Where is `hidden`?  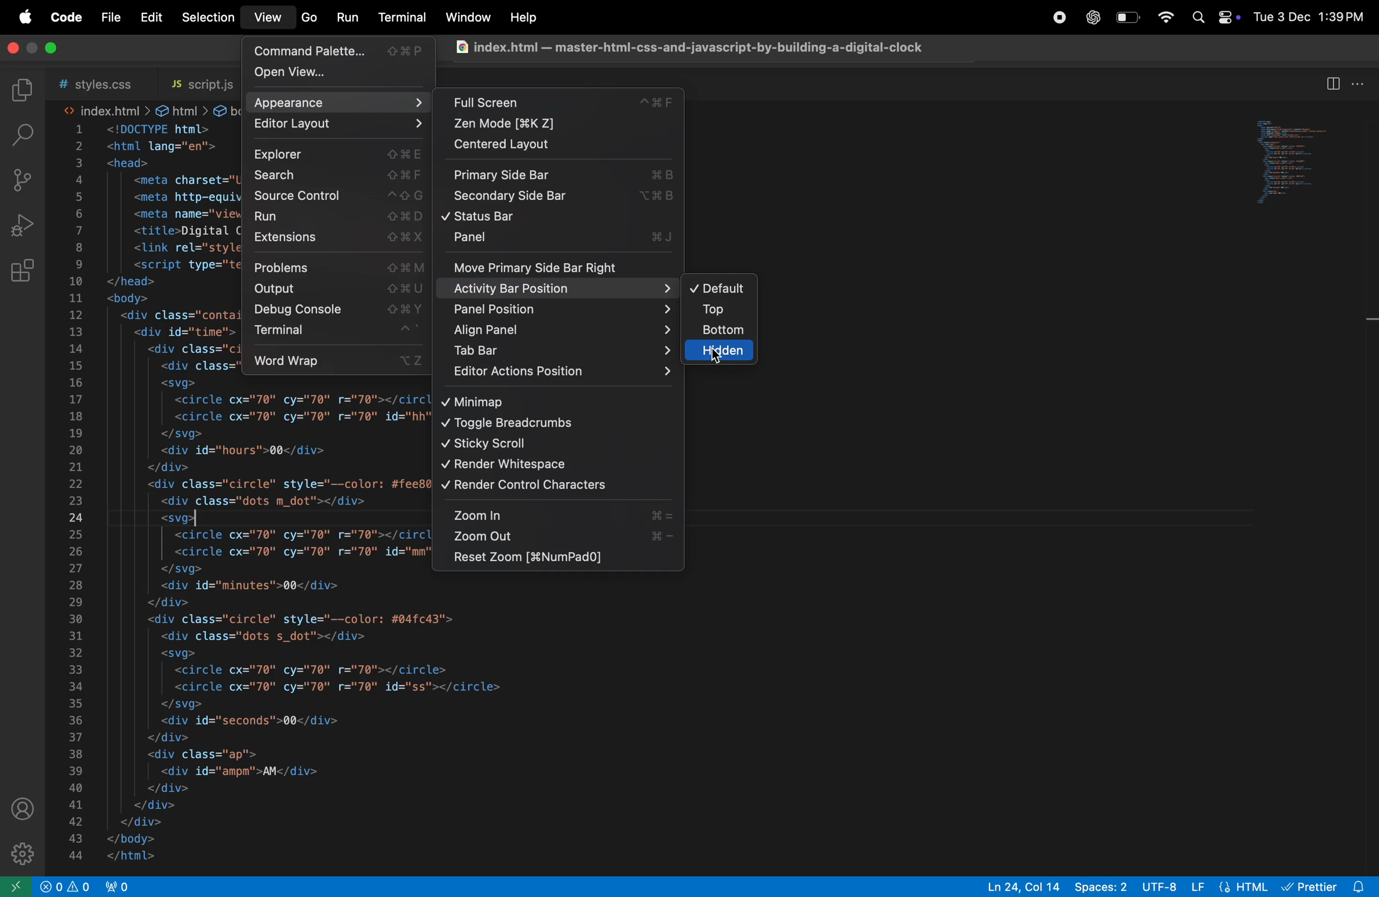 hidden is located at coordinates (722, 351).